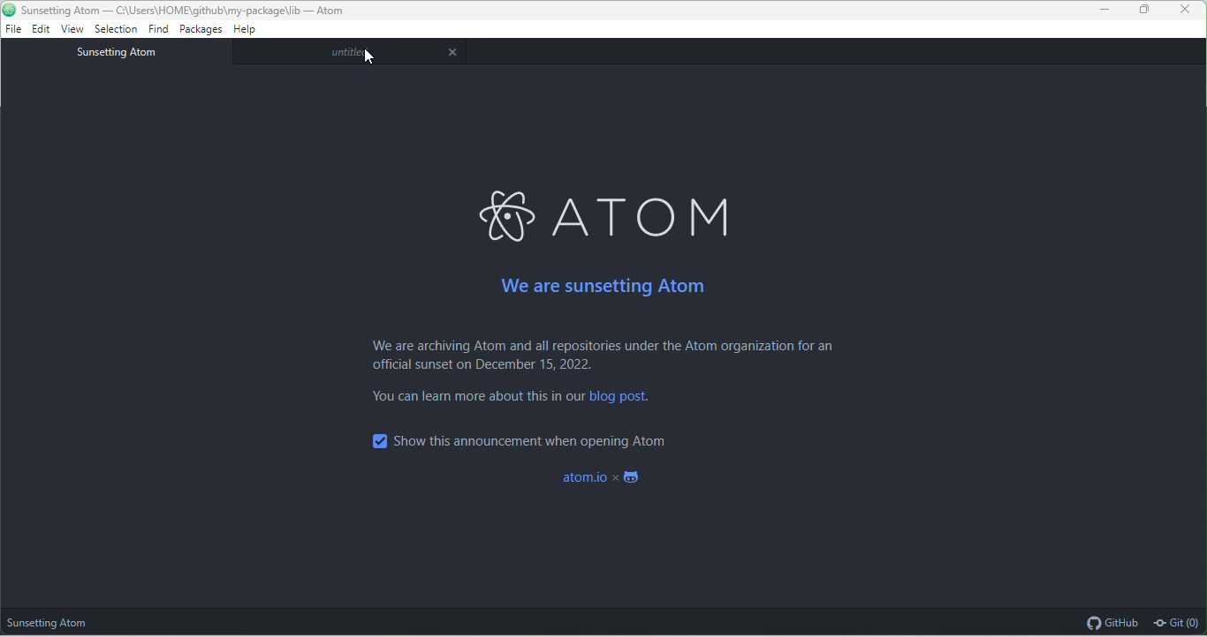 This screenshot has height=637, width=1207. What do you see at coordinates (1089, 624) in the screenshot?
I see `Github logo` at bounding box center [1089, 624].